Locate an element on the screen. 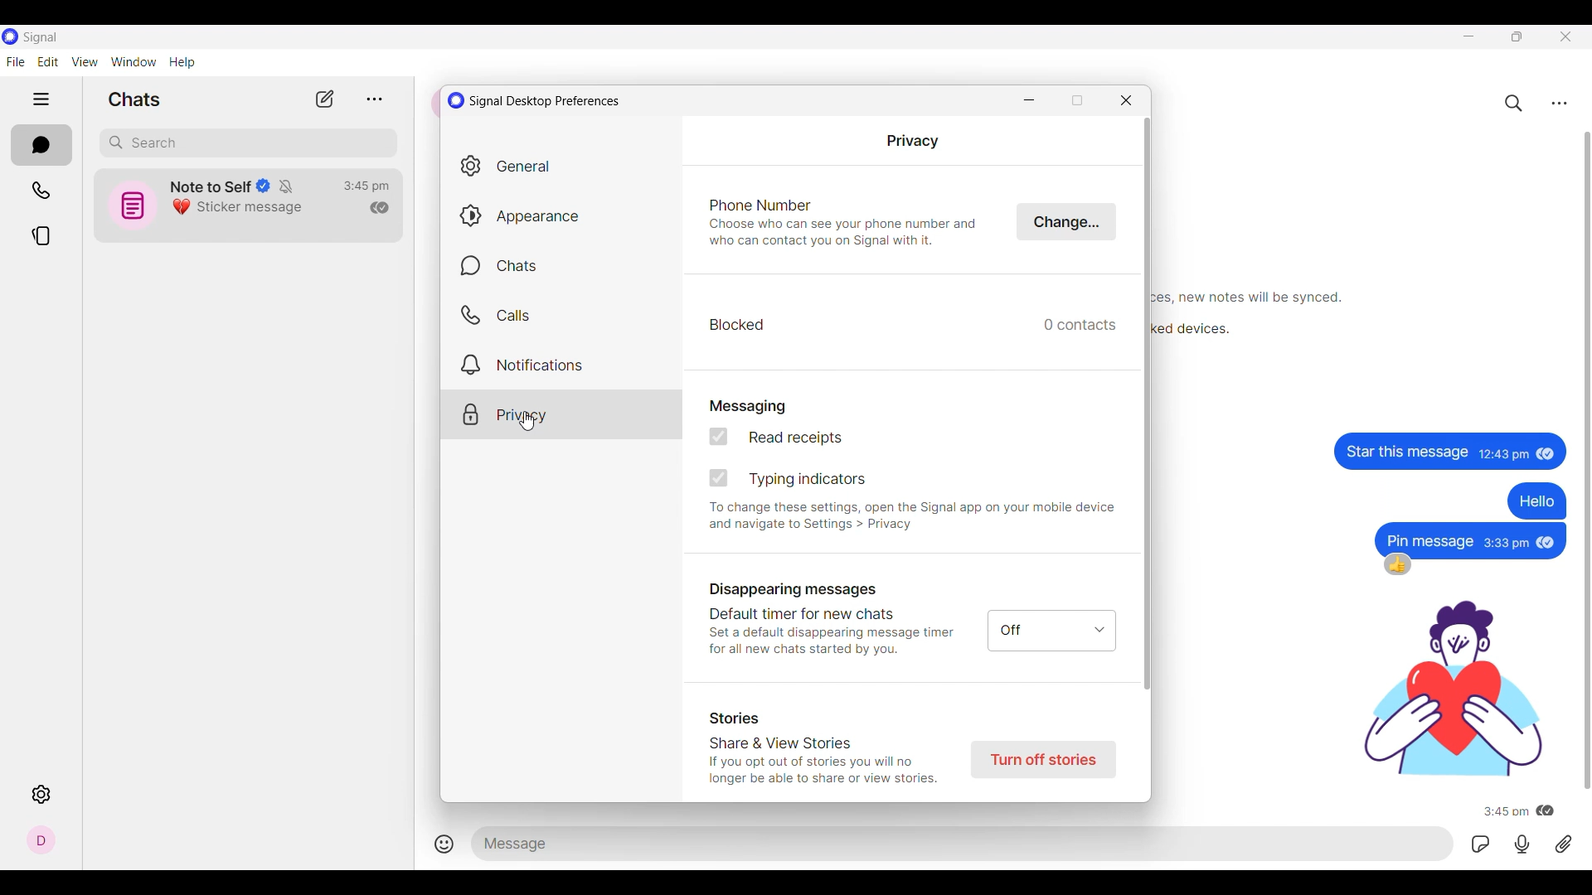 This screenshot has height=895, width=1592. GIFs is located at coordinates (1480, 844).